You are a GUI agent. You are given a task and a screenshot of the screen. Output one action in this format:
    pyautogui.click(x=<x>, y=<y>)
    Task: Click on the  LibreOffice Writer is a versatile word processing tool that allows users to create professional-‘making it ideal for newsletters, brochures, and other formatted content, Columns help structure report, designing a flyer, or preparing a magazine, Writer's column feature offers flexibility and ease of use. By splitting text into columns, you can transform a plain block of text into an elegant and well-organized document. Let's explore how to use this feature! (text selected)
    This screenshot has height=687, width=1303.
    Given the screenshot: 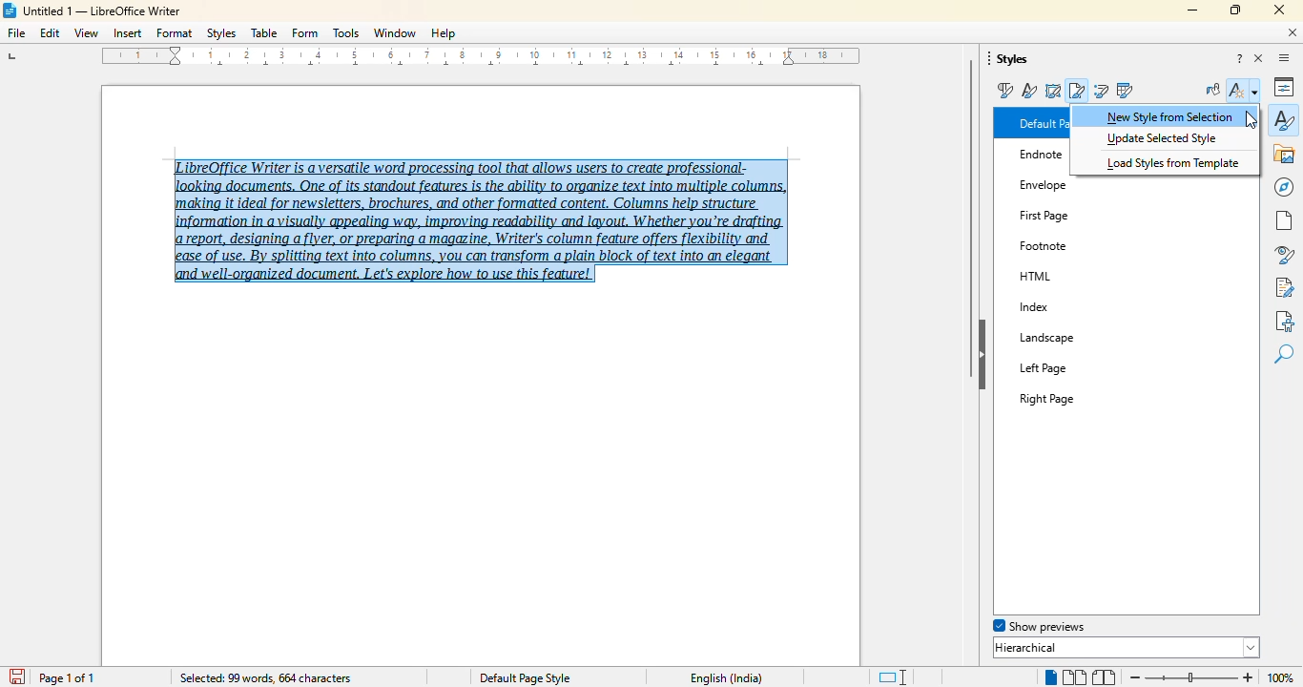 What is the action you would take?
    pyautogui.click(x=480, y=215)
    